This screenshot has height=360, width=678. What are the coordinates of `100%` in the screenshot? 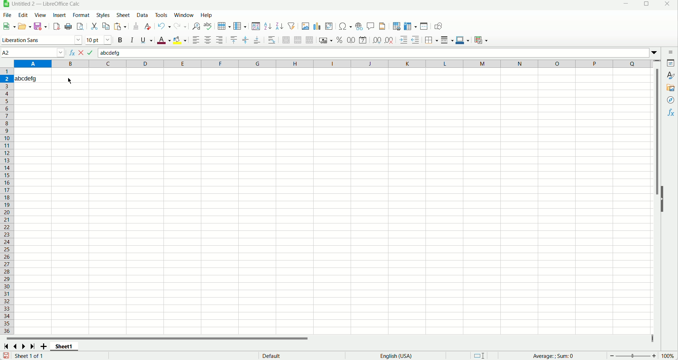 It's located at (667, 356).